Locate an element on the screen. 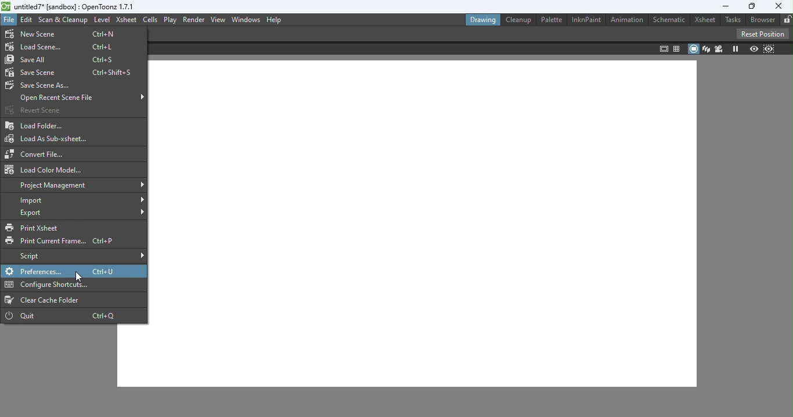  Configure shortcuts is located at coordinates (38, 286).